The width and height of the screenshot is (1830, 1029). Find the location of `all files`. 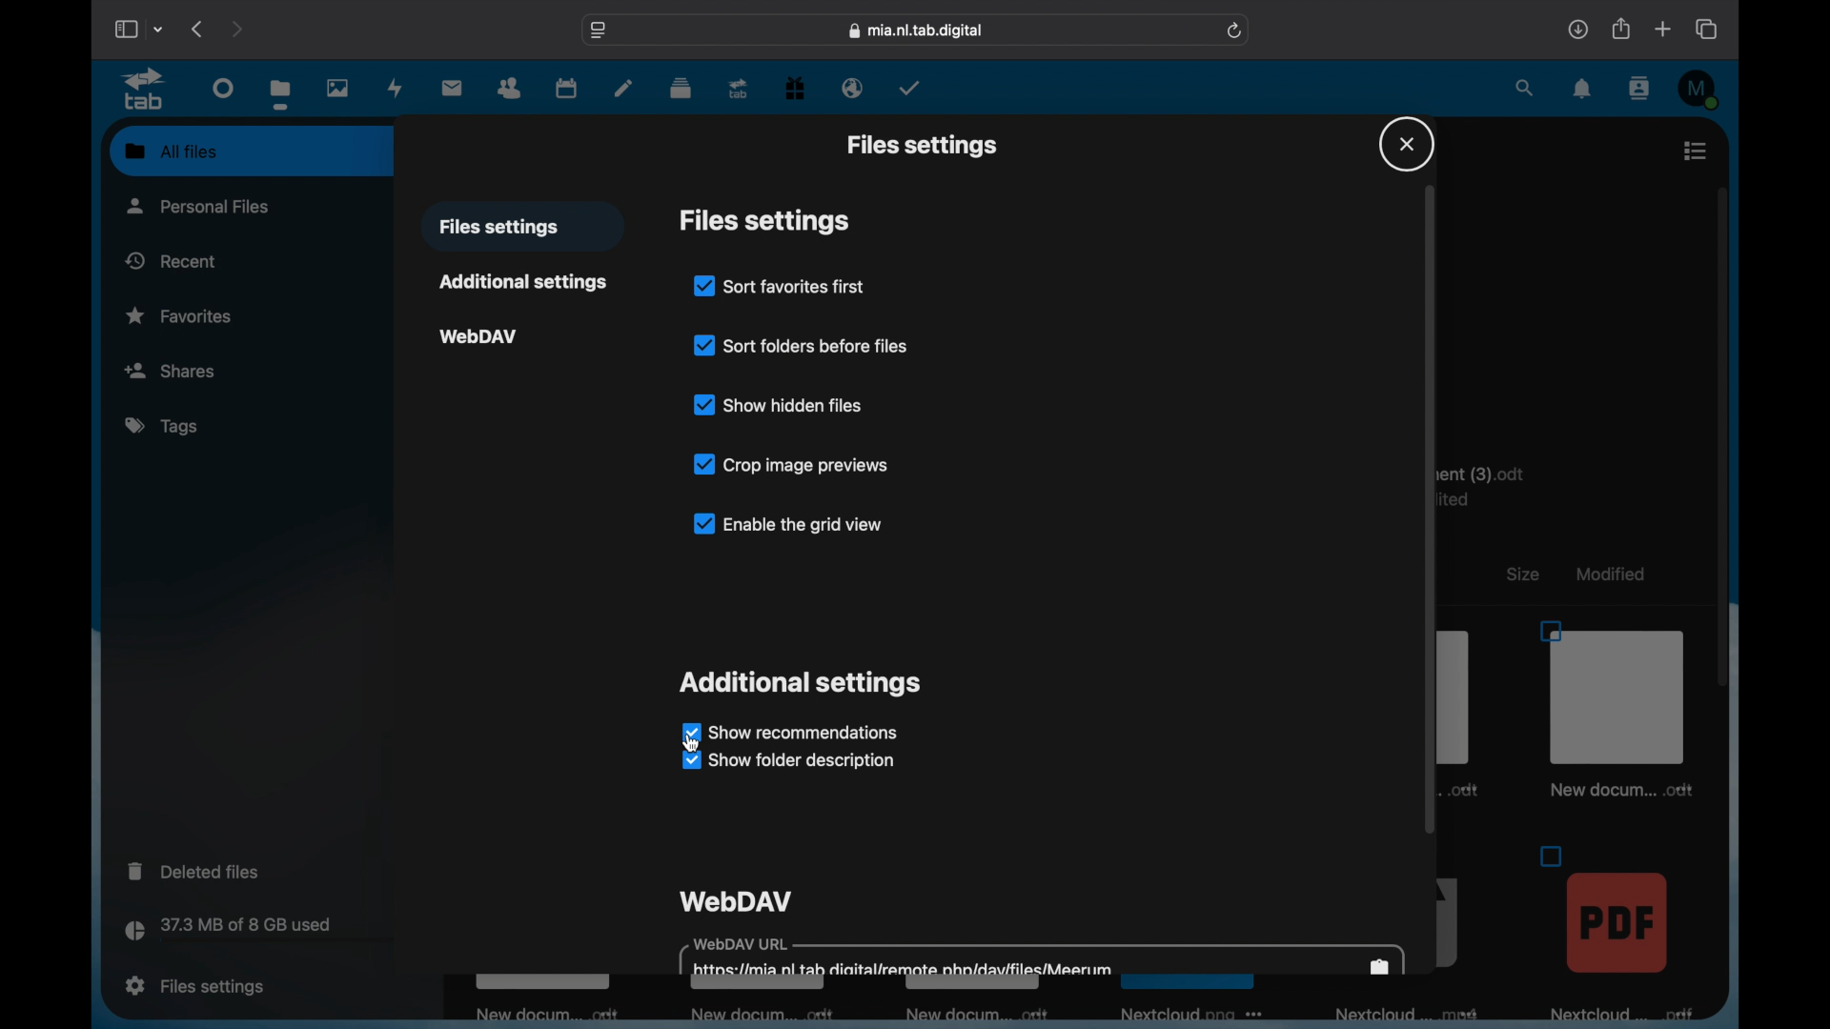

all files is located at coordinates (172, 151).